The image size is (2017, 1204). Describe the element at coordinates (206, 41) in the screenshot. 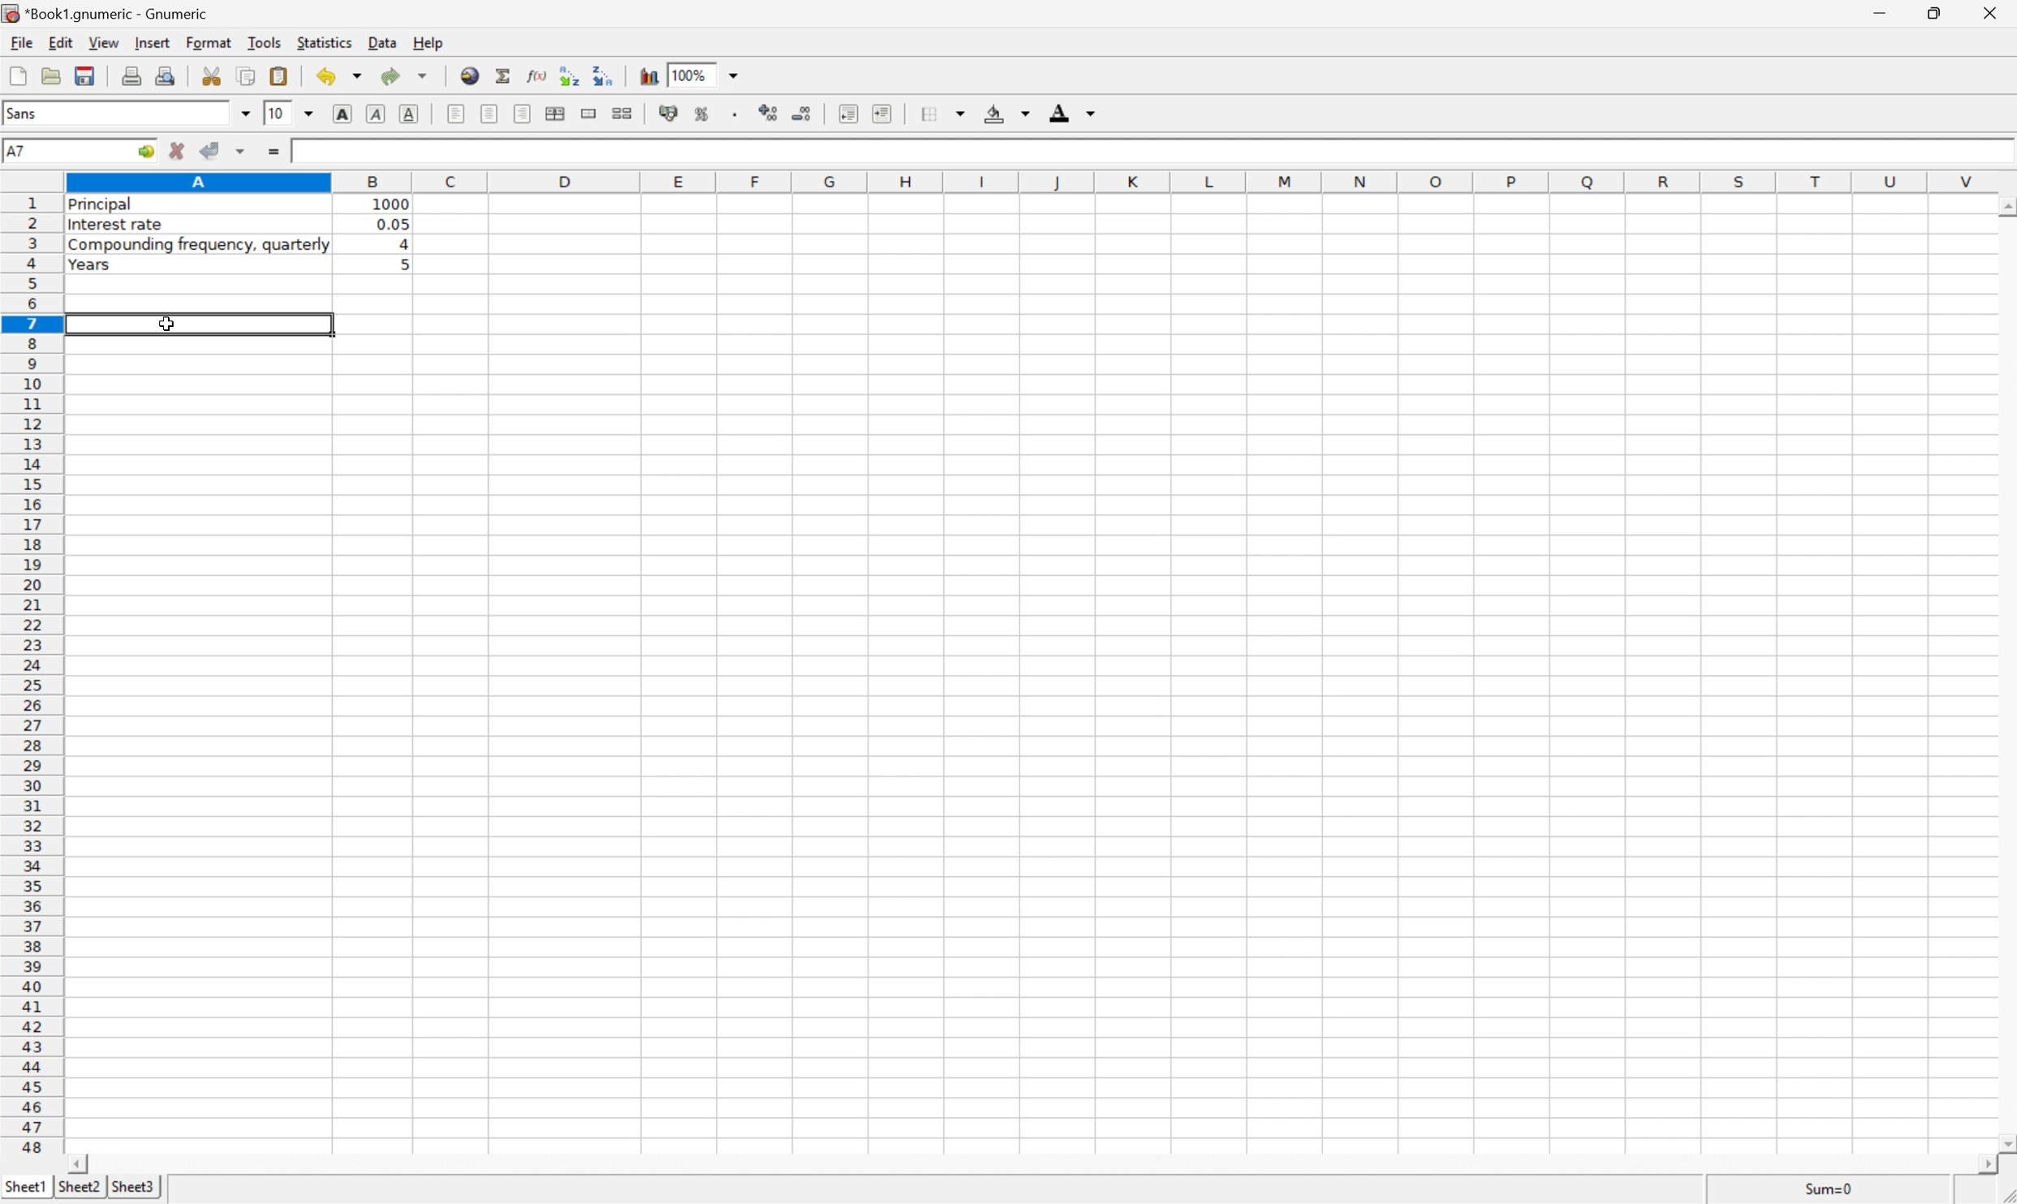

I see `format` at that location.